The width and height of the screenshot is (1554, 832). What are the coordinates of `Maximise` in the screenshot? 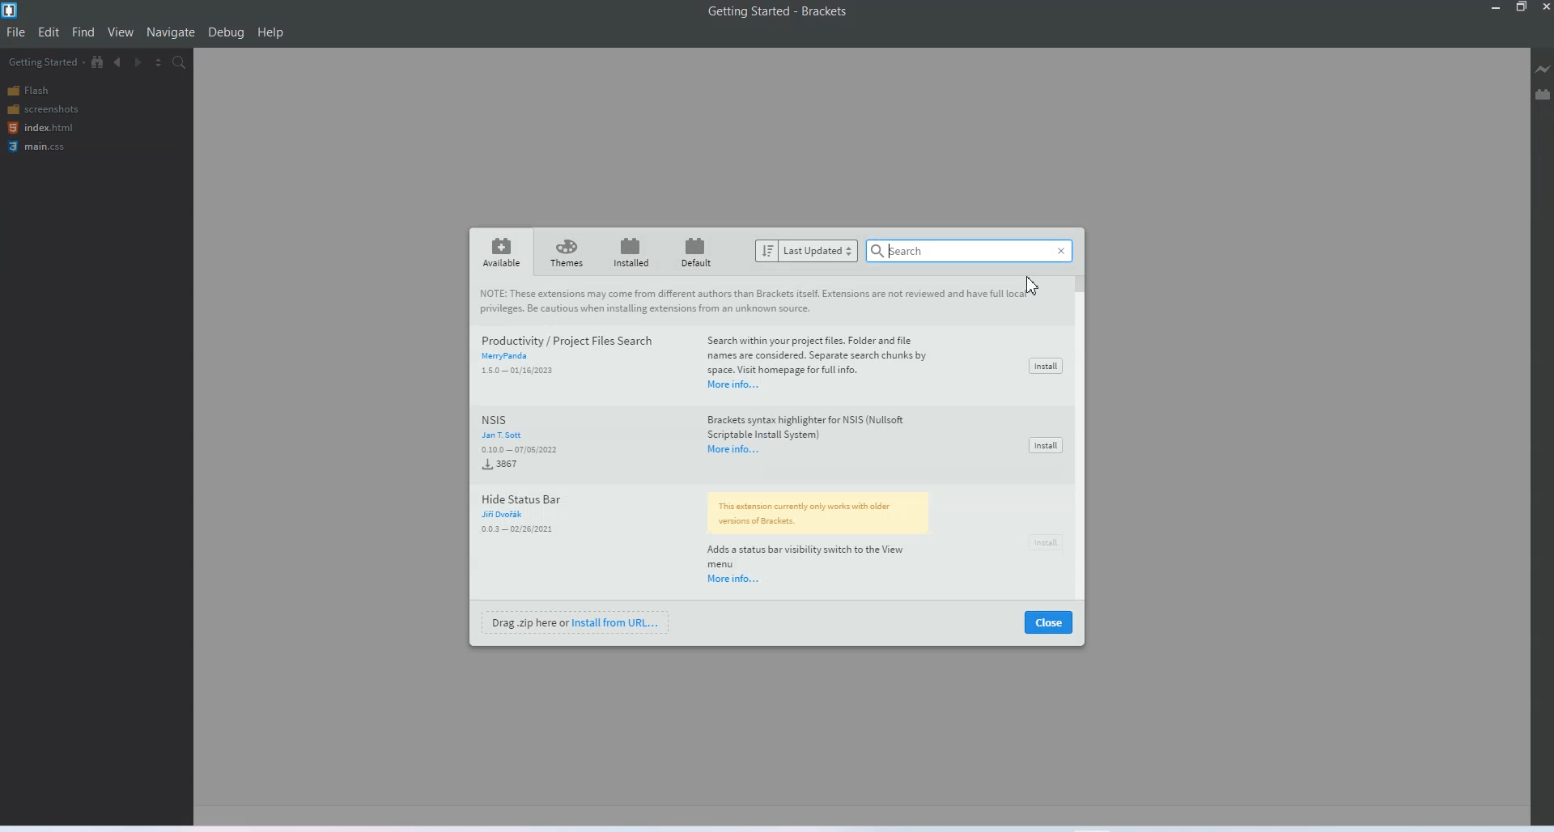 It's located at (1522, 7).